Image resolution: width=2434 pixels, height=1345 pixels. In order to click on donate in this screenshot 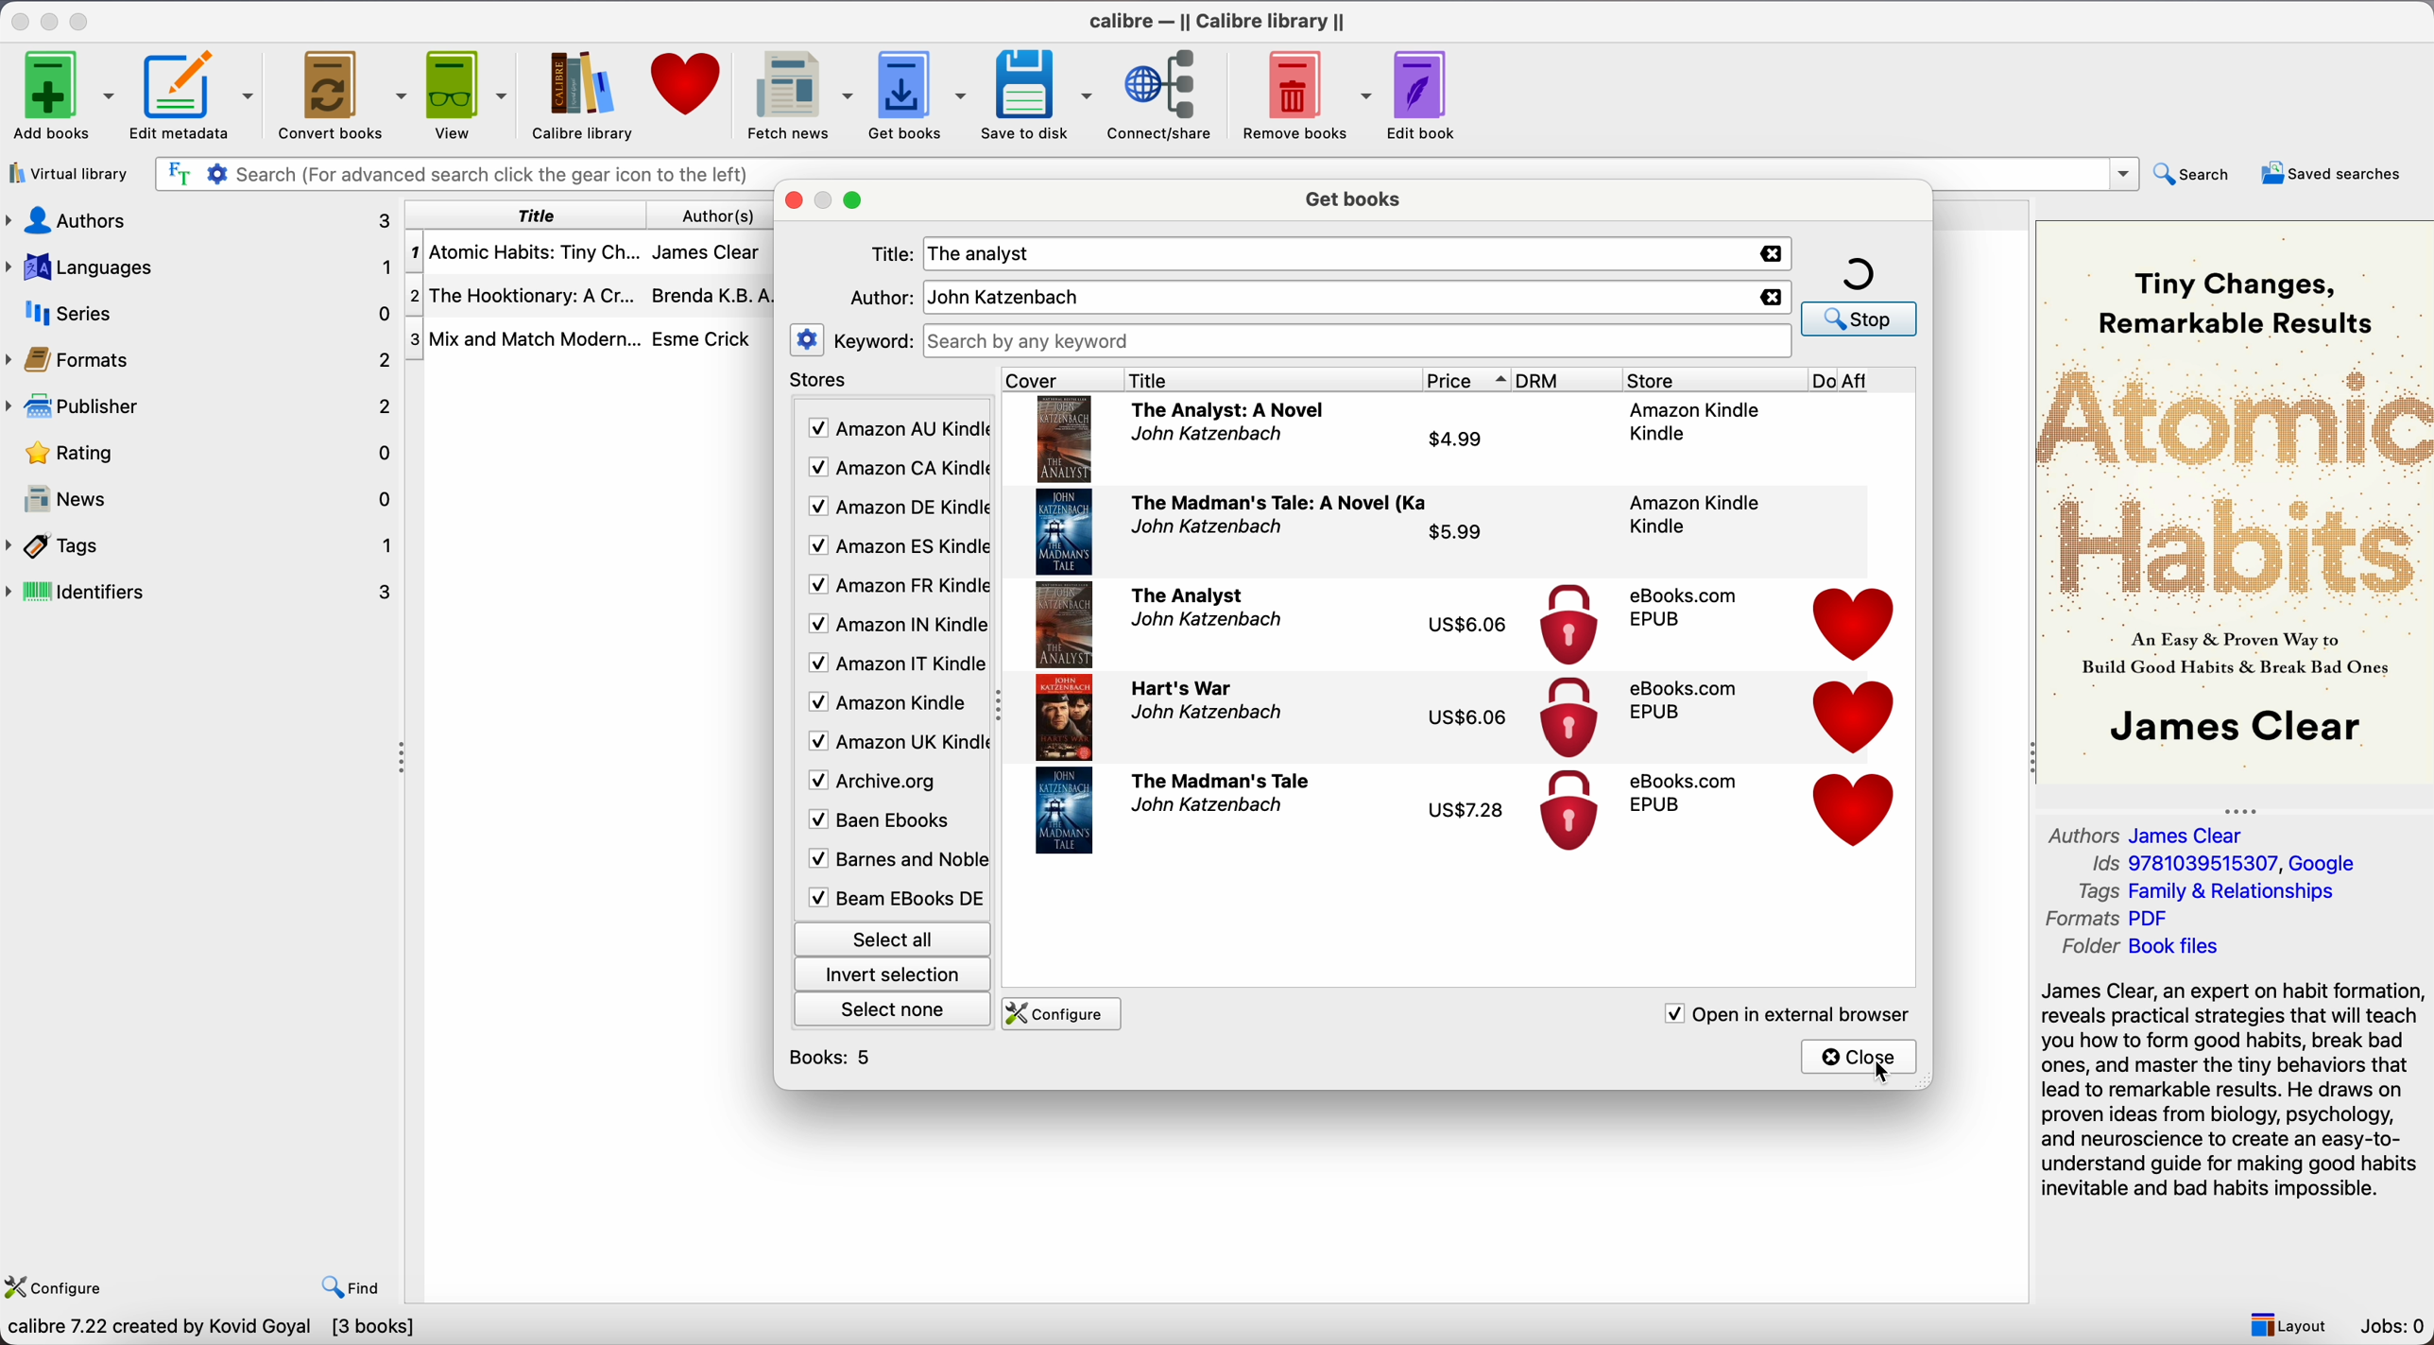, I will do `click(684, 88)`.